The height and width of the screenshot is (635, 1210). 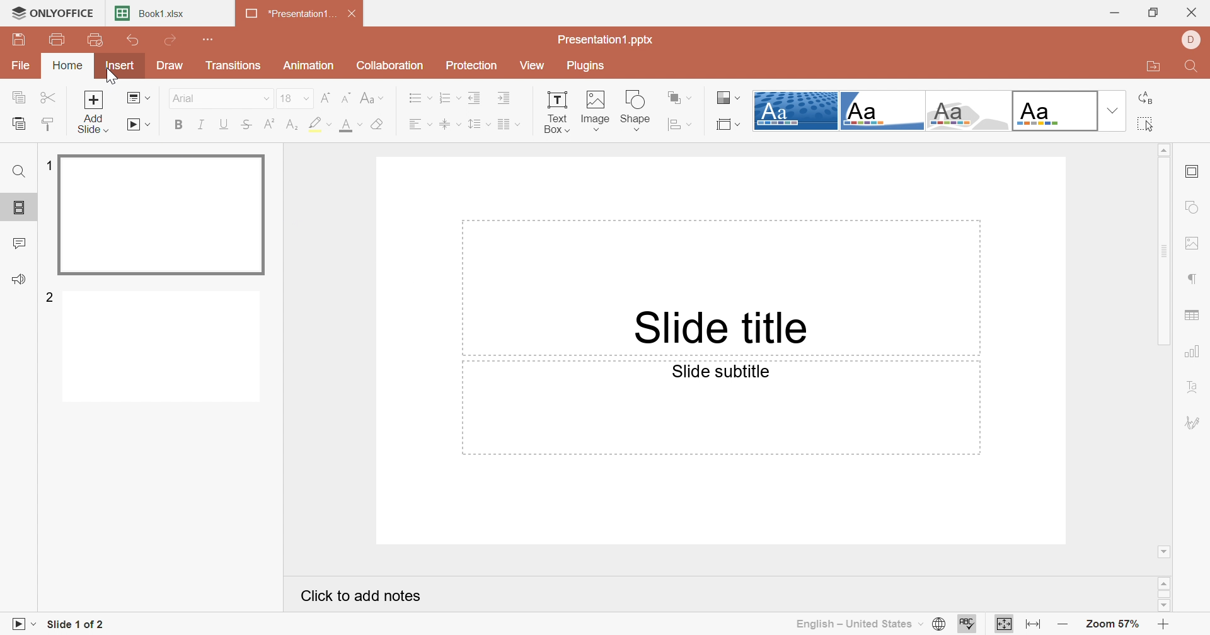 What do you see at coordinates (937, 624) in the screenshot?
I see `Set document language` at bounding box center [937, 624].